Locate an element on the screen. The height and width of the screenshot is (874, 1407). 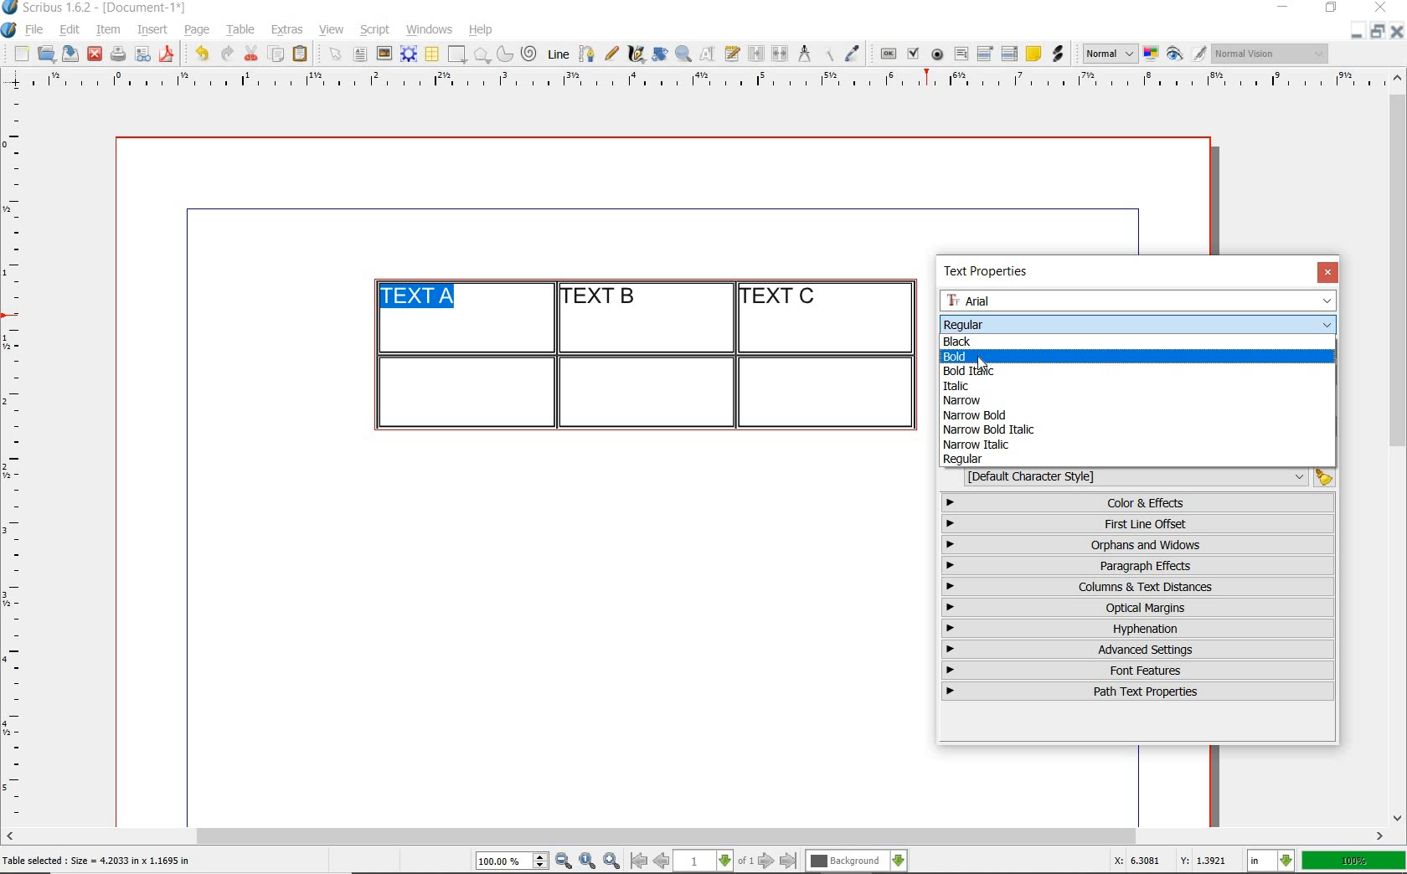
select current zoom level is located at coordinates (513, 861).